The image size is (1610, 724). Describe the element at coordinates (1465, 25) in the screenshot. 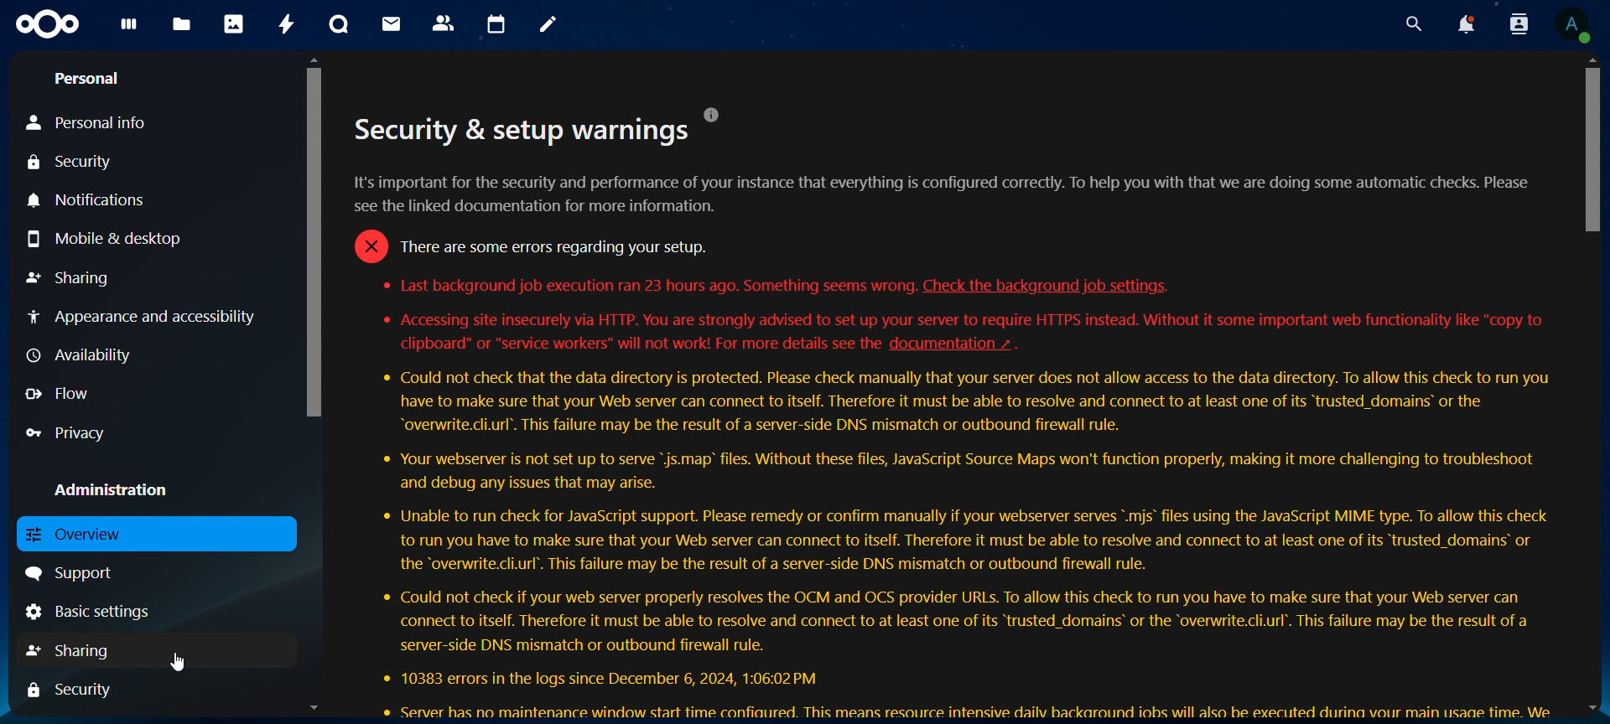

I see `notifications` at that location.